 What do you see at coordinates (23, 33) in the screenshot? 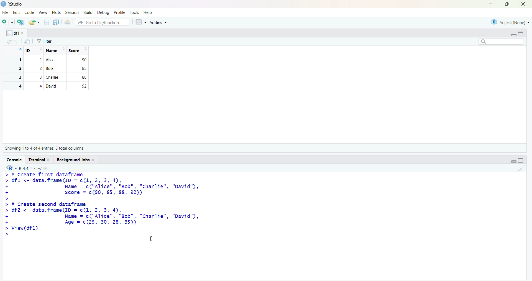
I see `close` at bounding box center [23, 33].